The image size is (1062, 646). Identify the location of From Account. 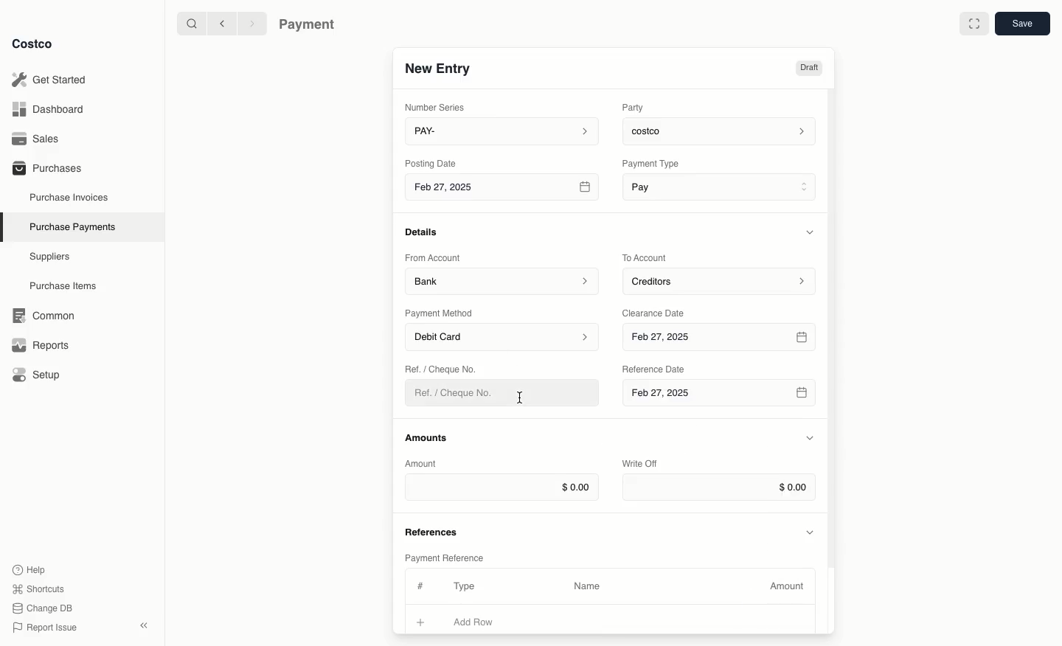
(433, 257).